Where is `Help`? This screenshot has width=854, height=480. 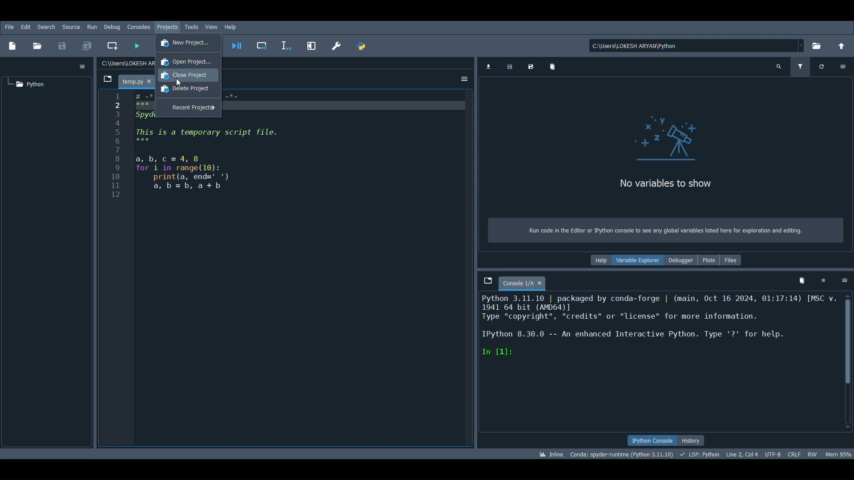
Help is located at coordinates (597, 260).